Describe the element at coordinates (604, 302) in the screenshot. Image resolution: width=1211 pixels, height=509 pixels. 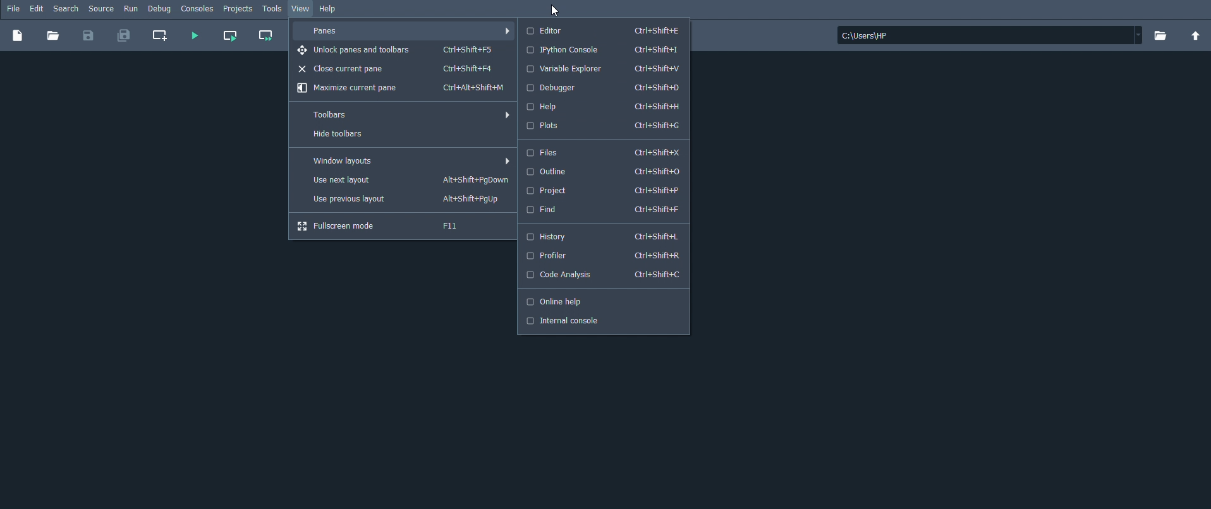
I see `Online help` at that location.